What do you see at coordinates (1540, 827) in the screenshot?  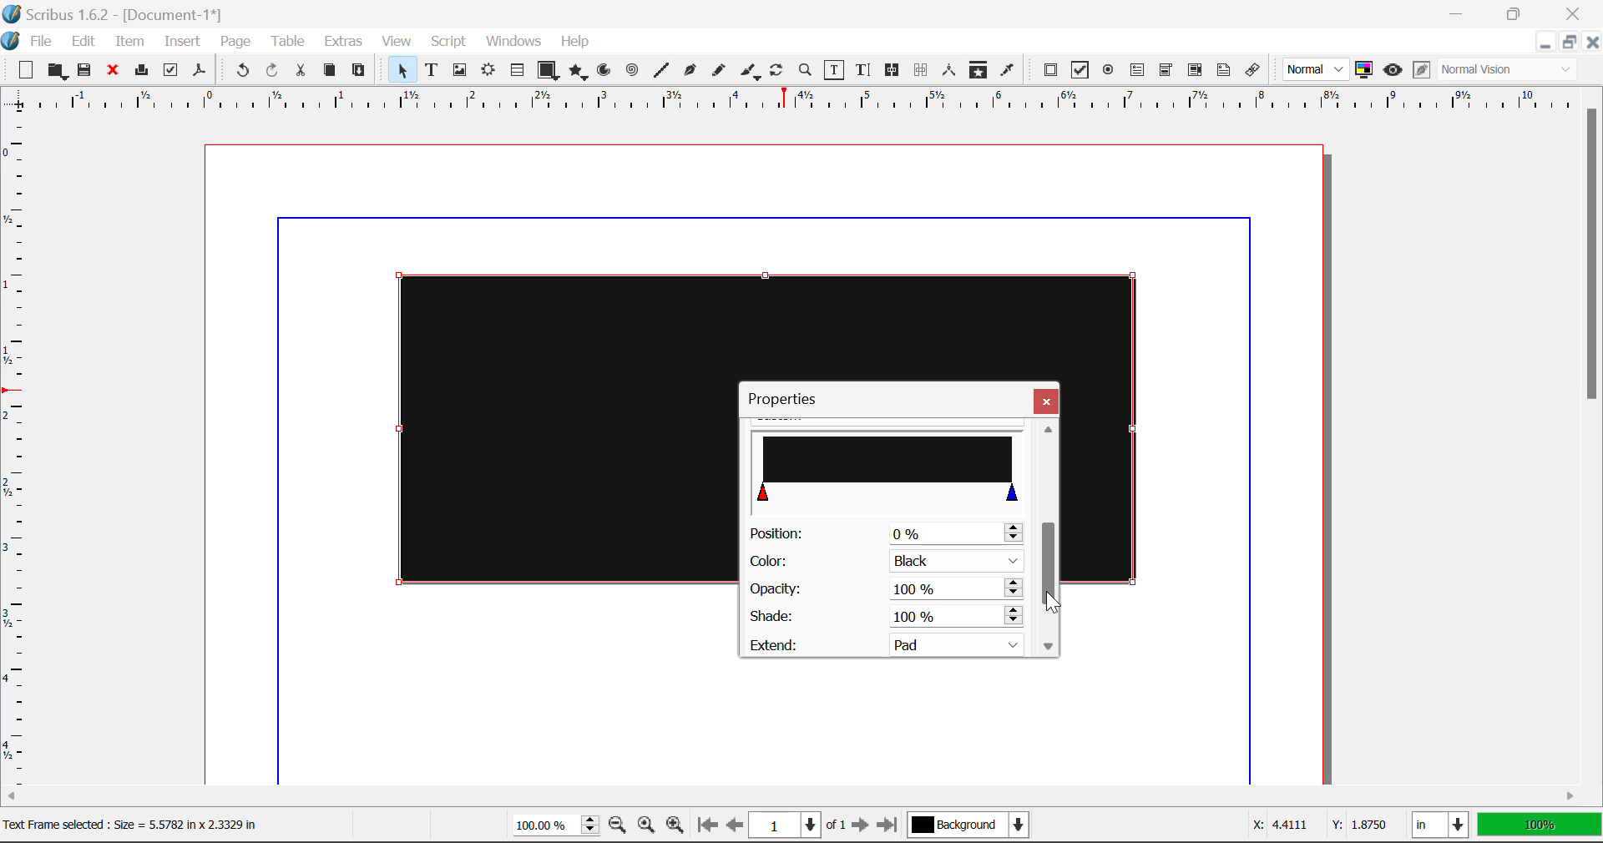 I see `Display Measurement` at bounding box center [1540, 827].